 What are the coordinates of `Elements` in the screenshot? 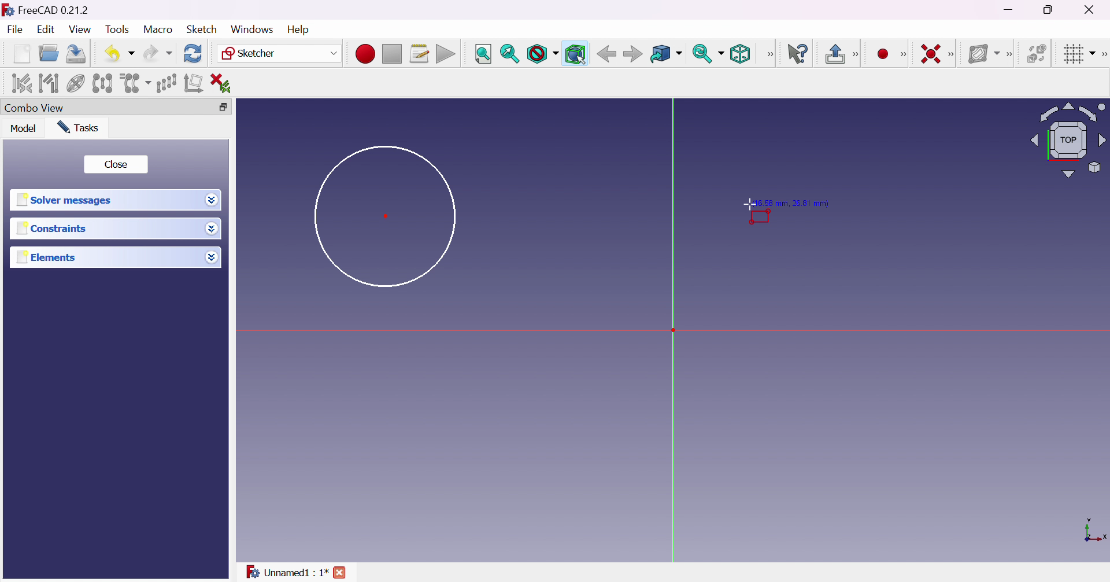 It's located at (47, 257).